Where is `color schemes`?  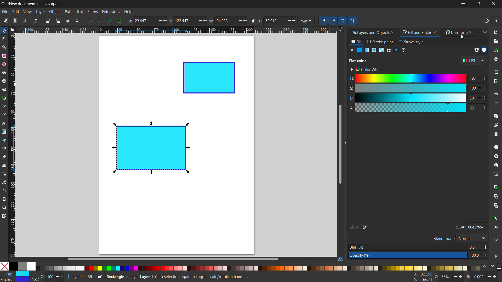 color schemes is located at coordinates (473, 61).